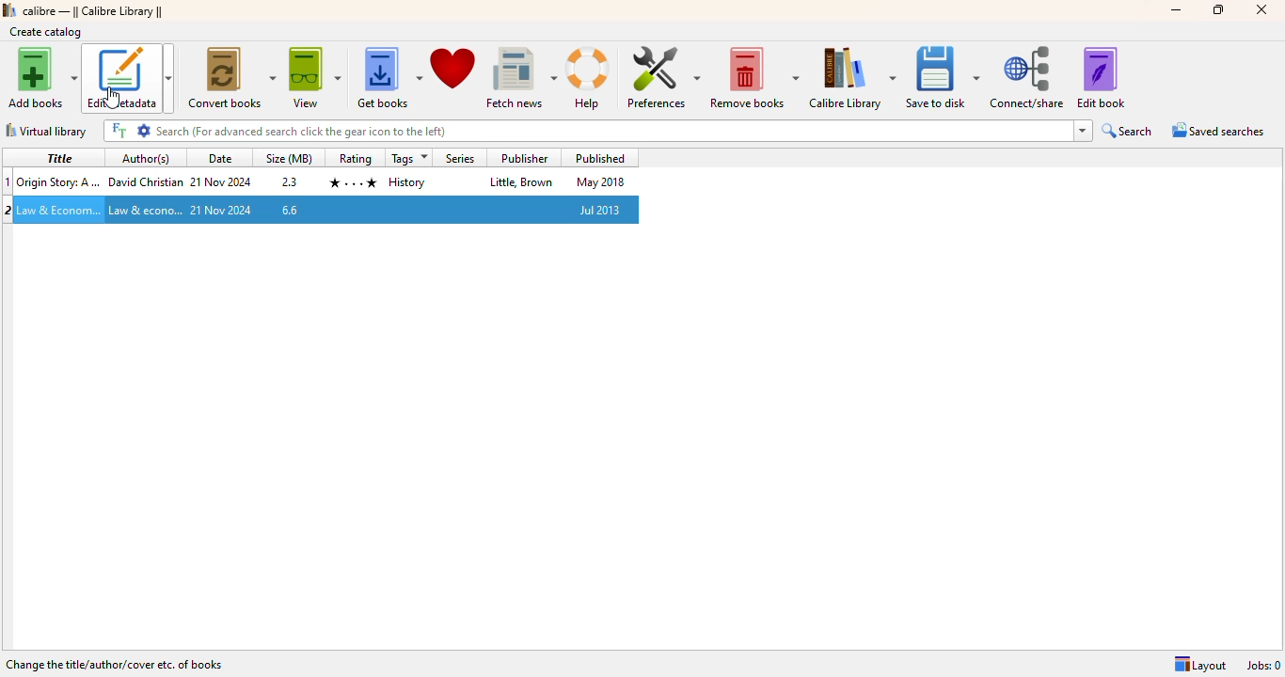 Image resolution: width=1285 pixels, height=677 pixels. What do you see at coordinates (222, 182) in the screenshot?
I see `date` at bounding box center [222, 182].